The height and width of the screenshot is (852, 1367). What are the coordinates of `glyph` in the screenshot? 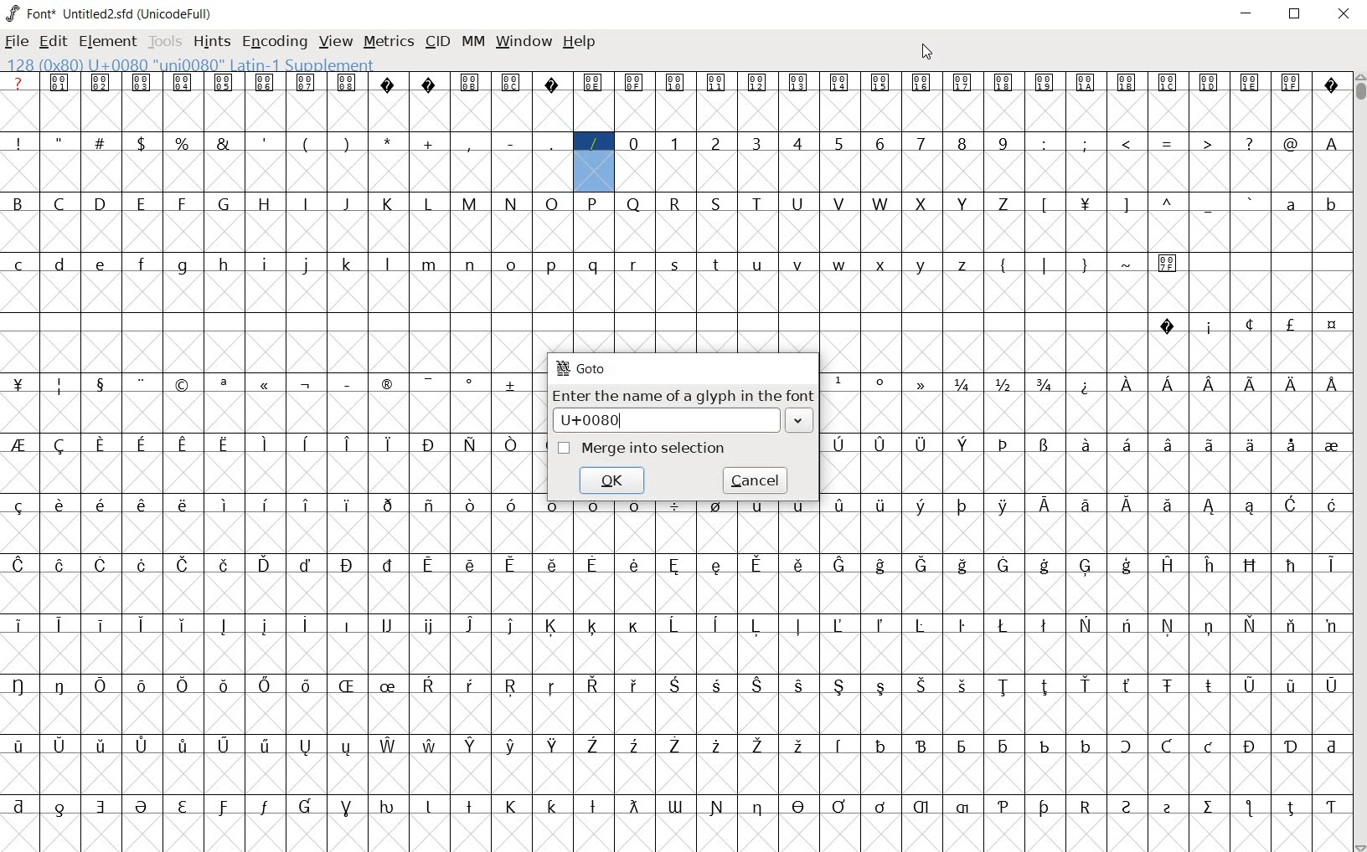 It's located at (509, 626).